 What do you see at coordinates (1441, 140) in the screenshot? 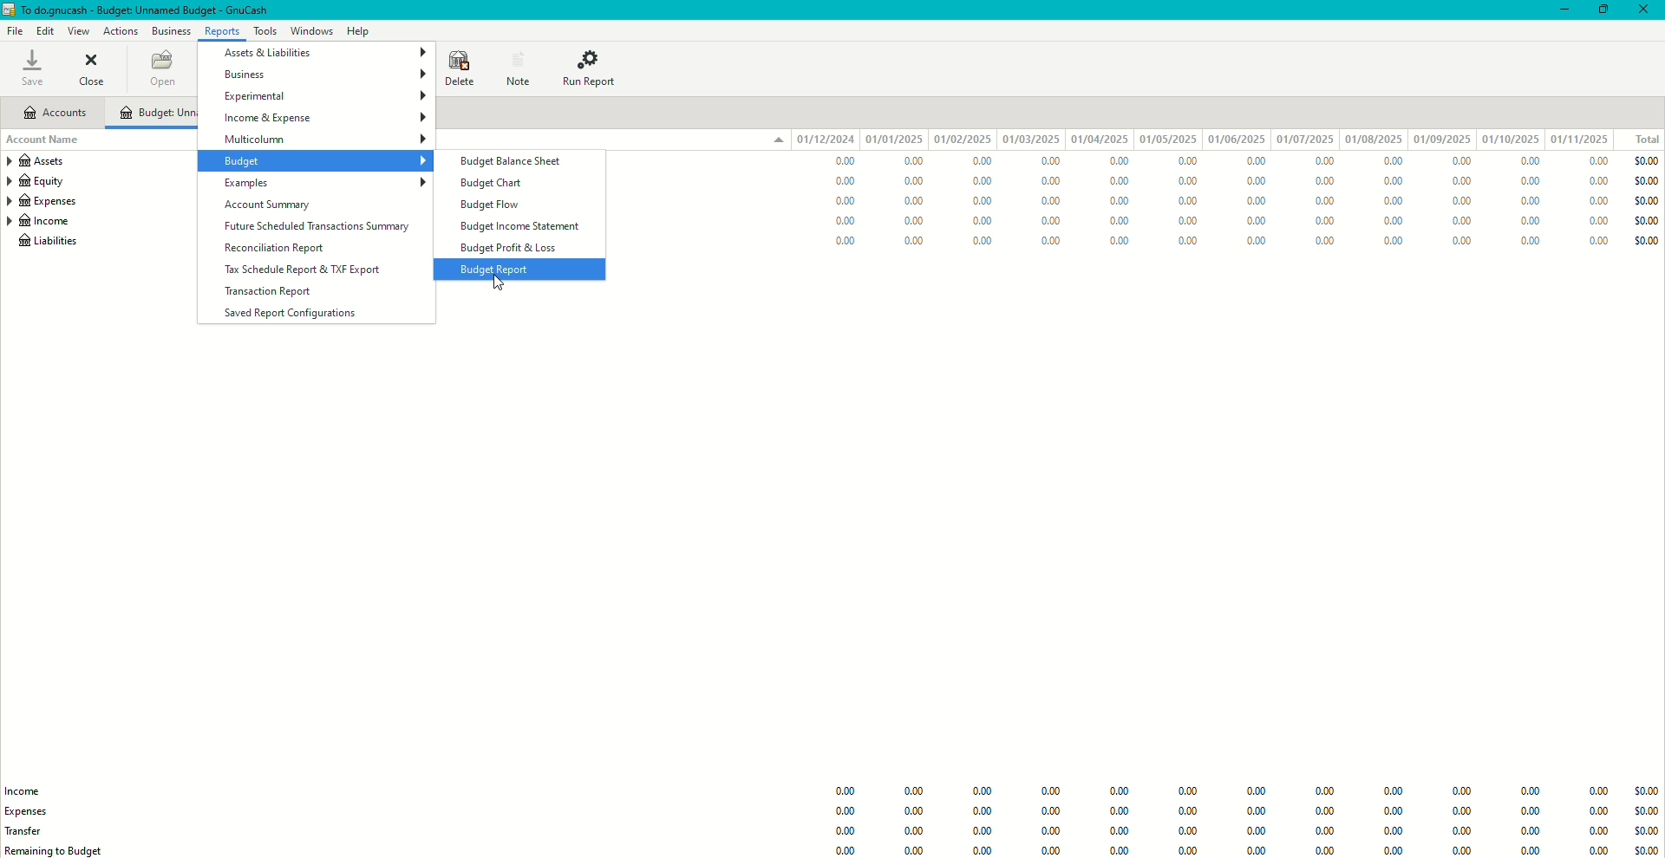
I see `01/09/2025` at bounding box center [1441, 140].